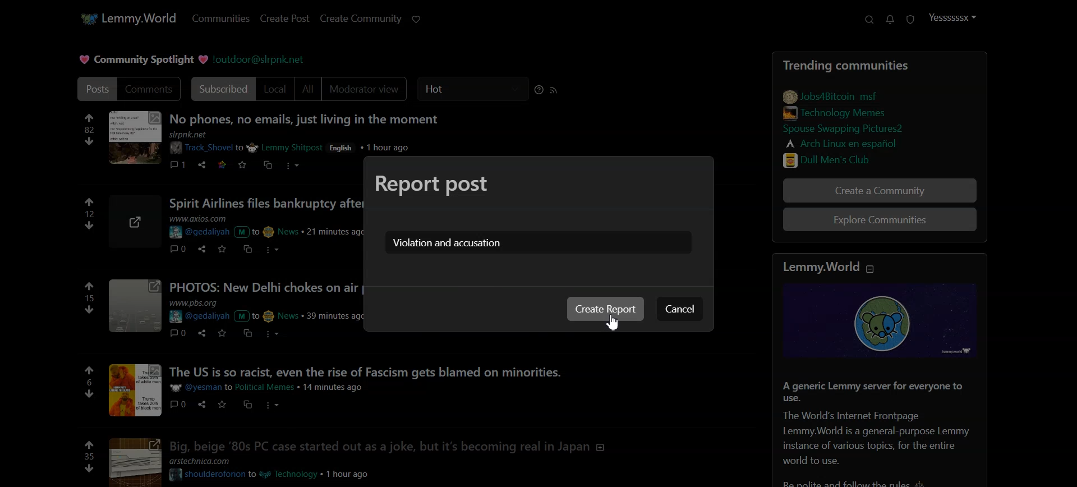 Image resolution: width=1077 pixels, height=487 pixels. I want to click on Text, so click(432, 183).